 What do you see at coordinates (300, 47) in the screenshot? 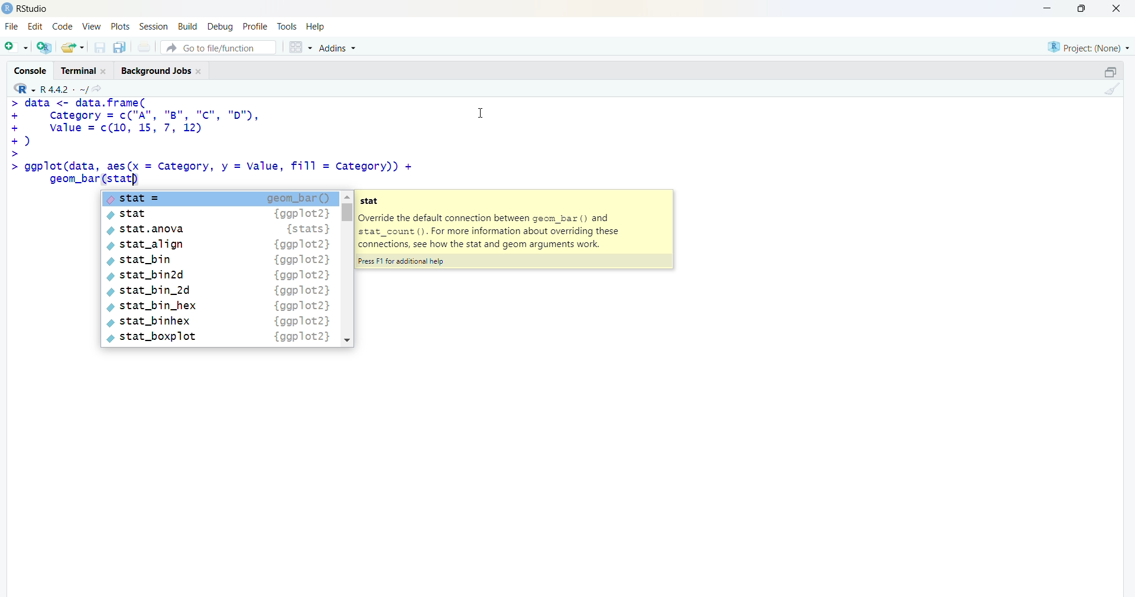
I see `grid view` at bounding box center [300, 47].